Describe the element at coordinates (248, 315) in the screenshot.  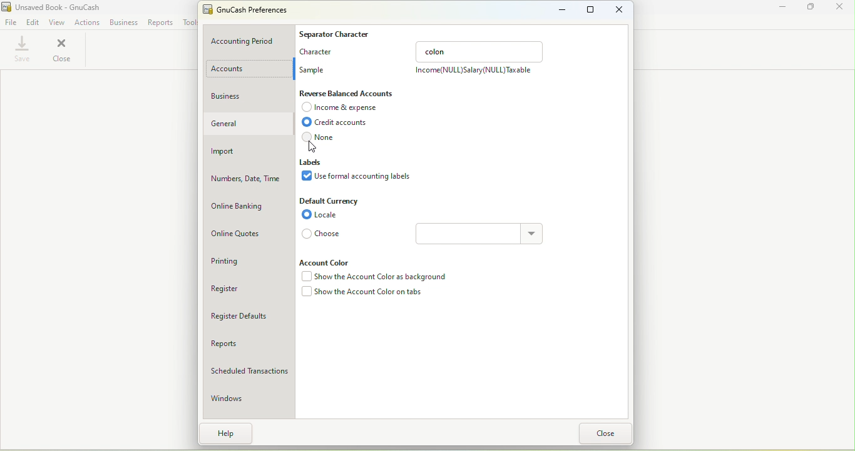
I see `Register defaults` at that location.